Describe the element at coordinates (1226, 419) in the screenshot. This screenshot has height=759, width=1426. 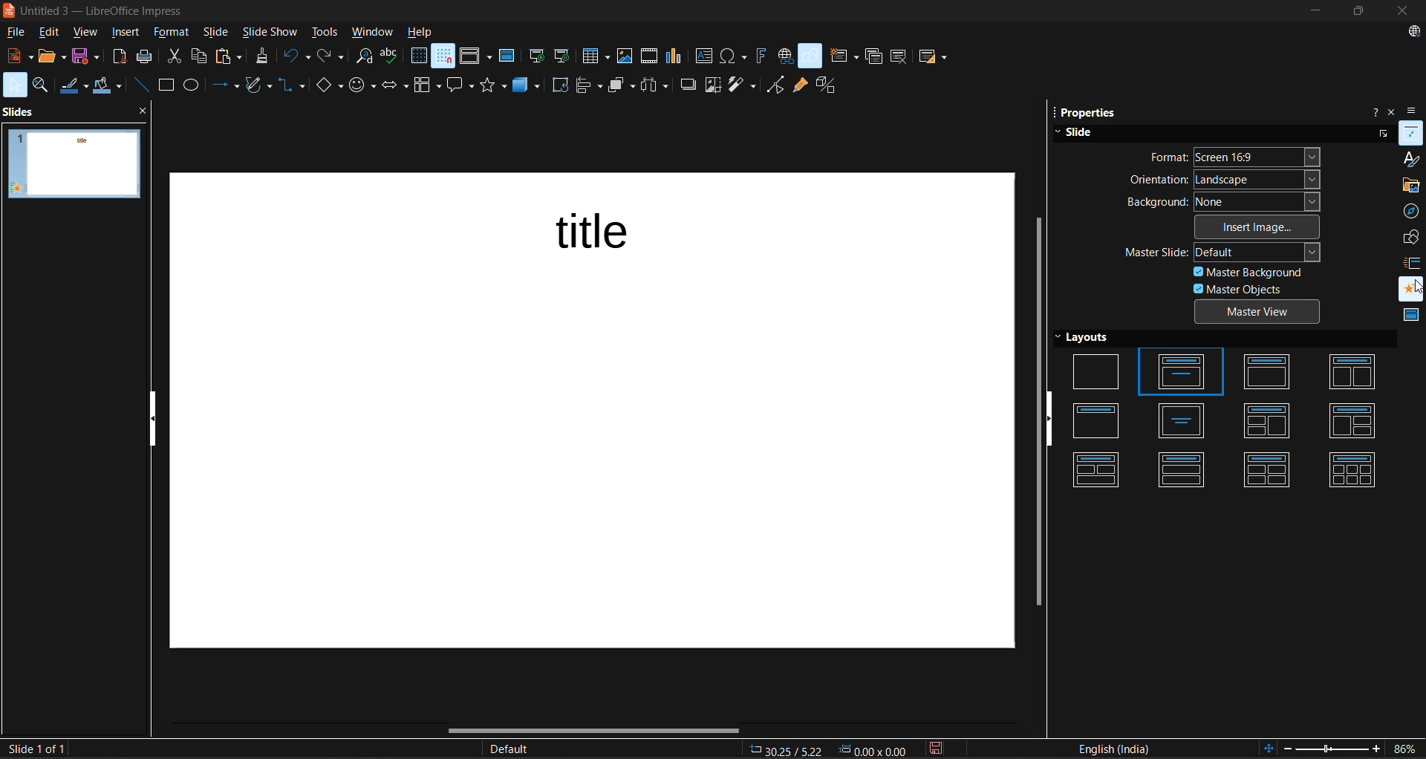
I see `slides` at that location.